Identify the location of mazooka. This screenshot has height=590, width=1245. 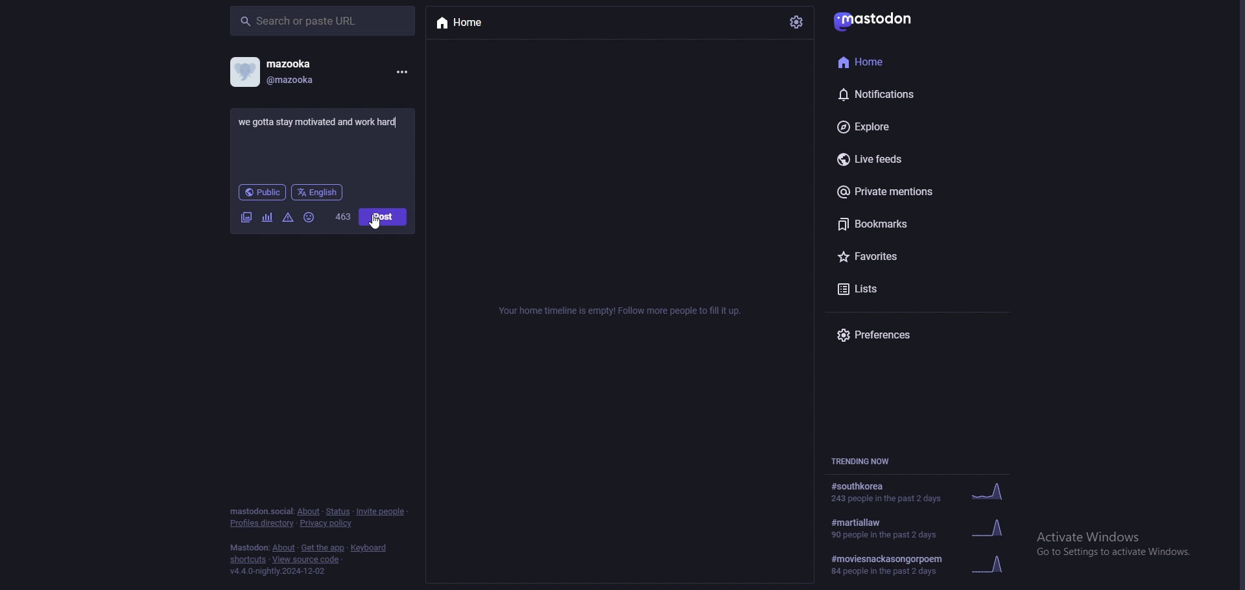
(307, 63).